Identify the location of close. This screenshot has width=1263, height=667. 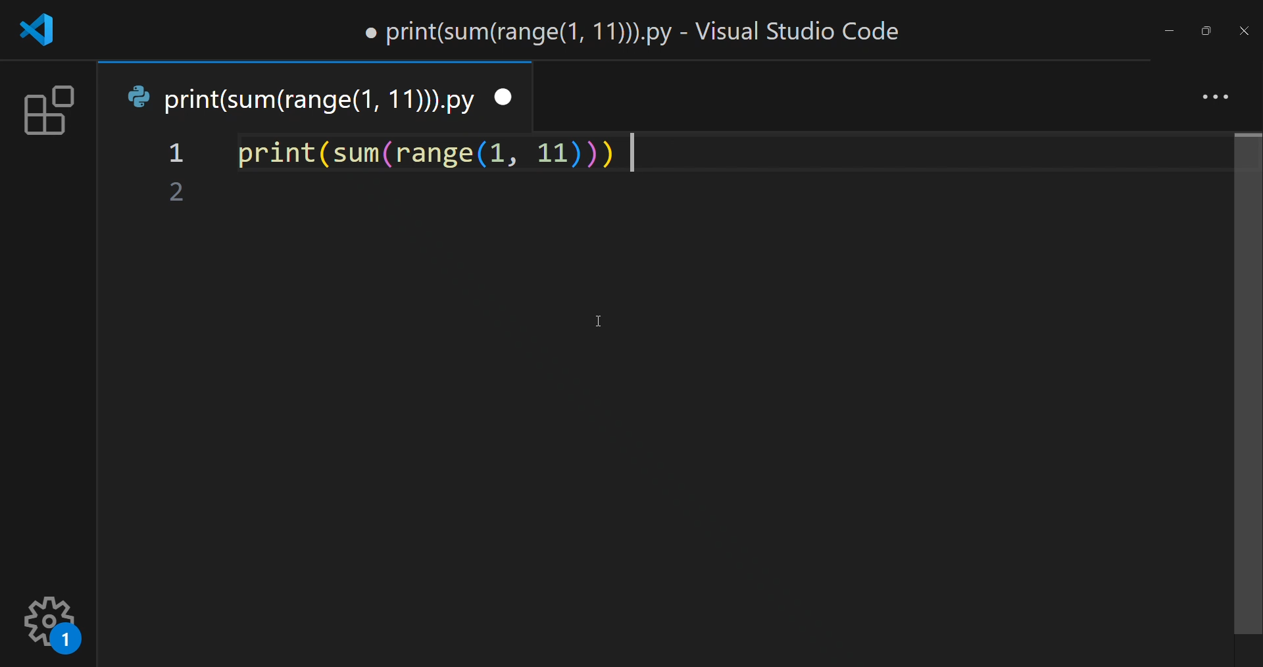
(1243, 32).